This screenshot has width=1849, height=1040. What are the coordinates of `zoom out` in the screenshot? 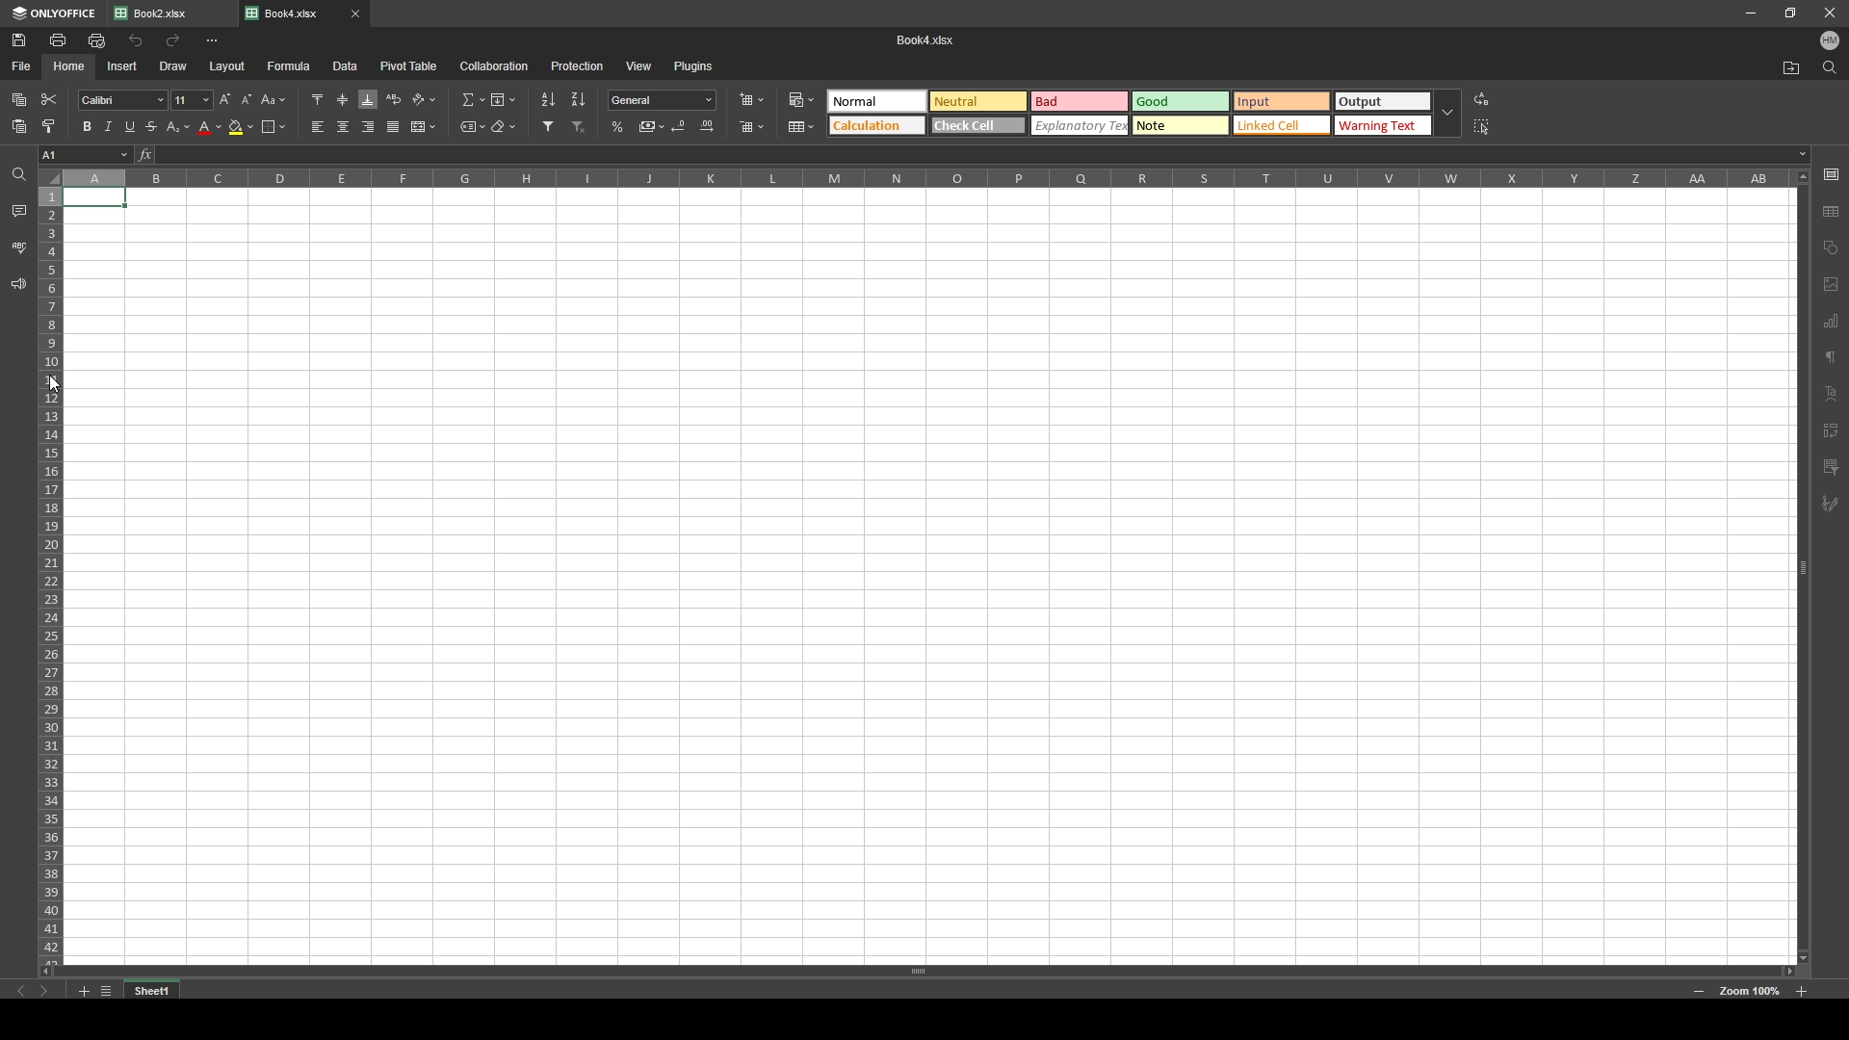 It's located at (1699, 991).